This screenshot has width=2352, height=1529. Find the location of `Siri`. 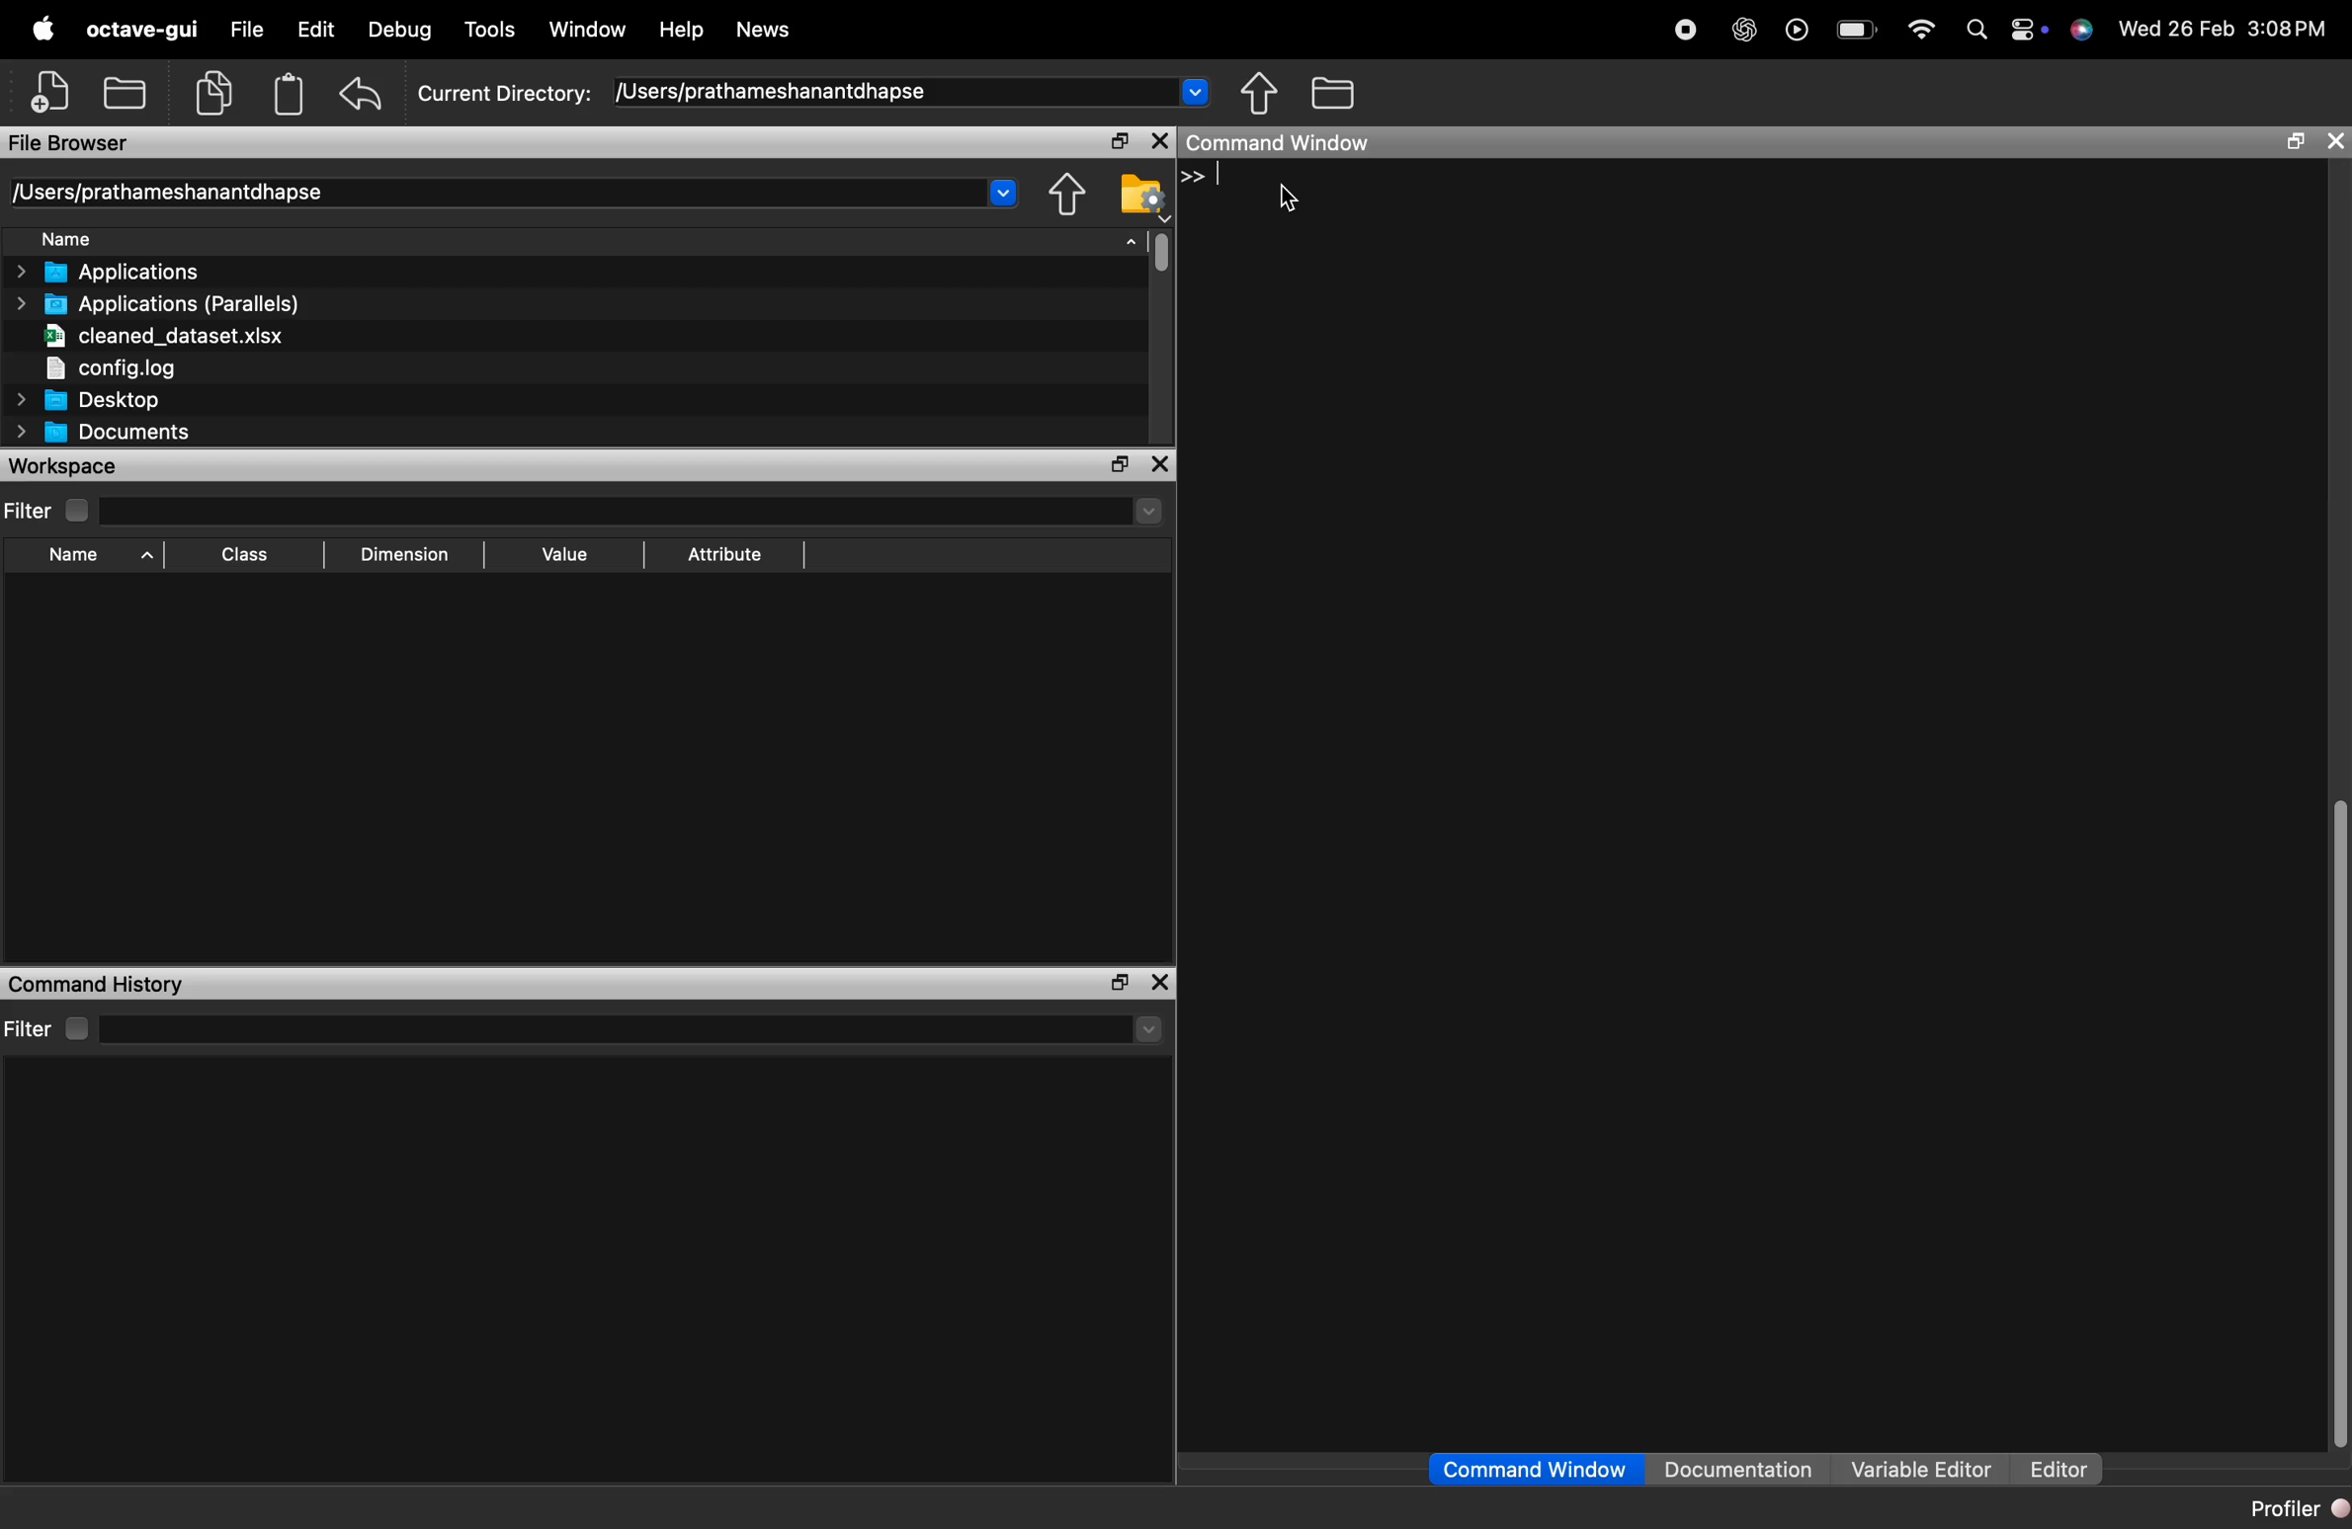

Siri is located at coordinates (2082, 29).